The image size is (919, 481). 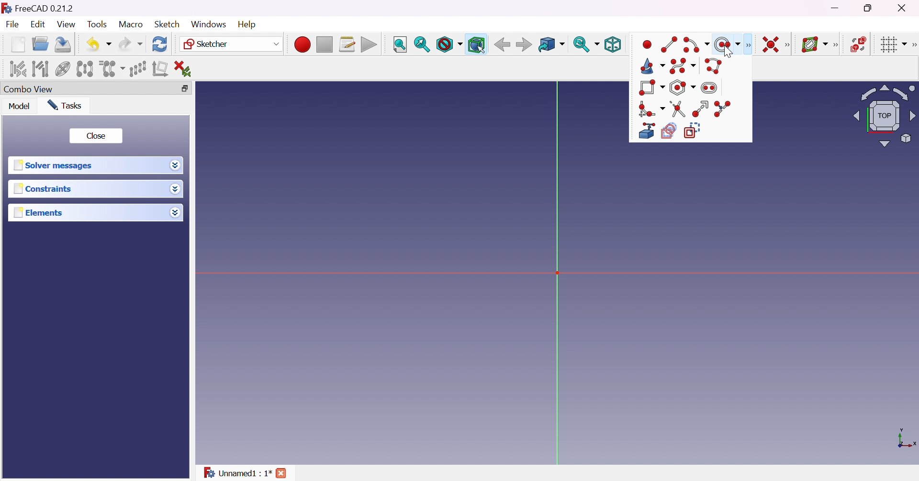 What do you see at coordinates (860, 44) in the screenshot?
I see `Switch virtual space` at bounding box center [860, 44].